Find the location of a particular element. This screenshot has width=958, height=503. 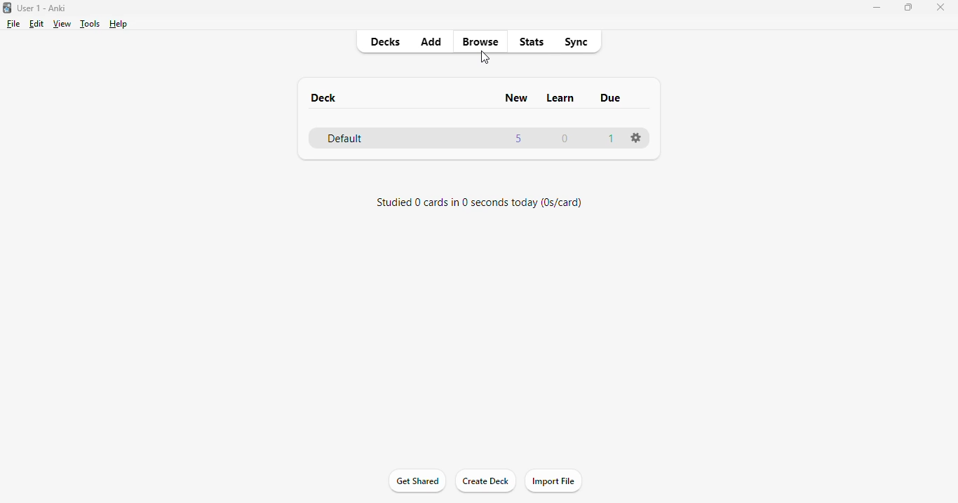

studied 0 cards in 0 seconds today (0s/card) is located at coordinates (478, 202).